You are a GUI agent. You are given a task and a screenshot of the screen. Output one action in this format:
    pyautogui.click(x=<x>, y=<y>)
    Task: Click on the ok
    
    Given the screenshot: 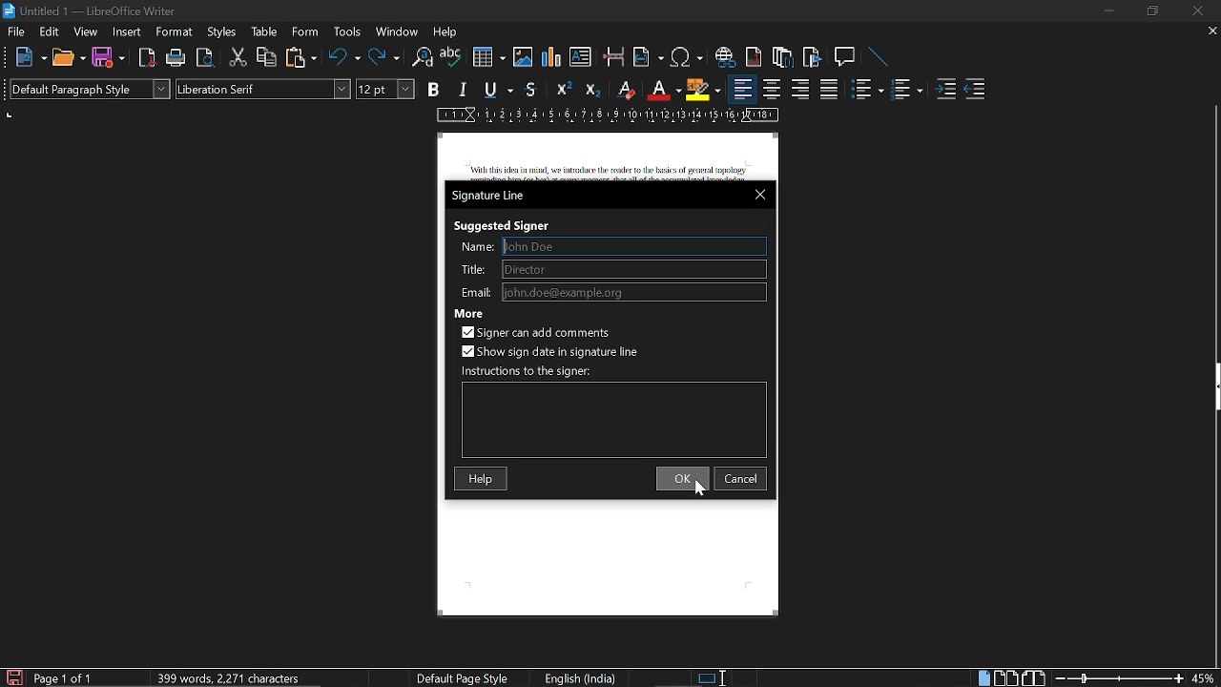 What is the action you would take?
    pyautogui.click(x=682, y=478)
    